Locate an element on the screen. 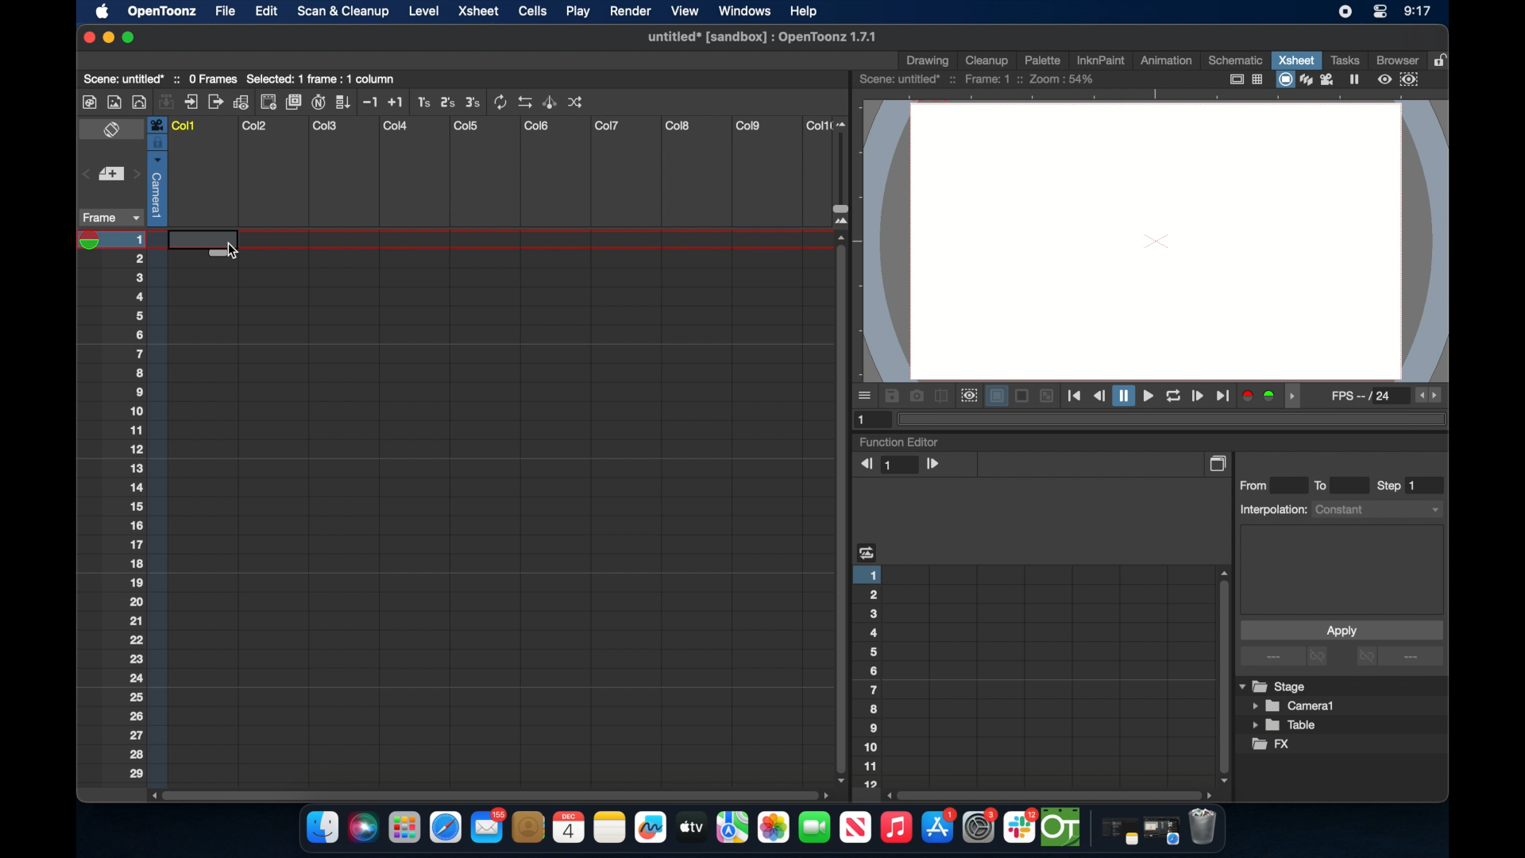 The height and width of the screenshot is (858, 1525). scroll box is located at coordinates (1052, 794).